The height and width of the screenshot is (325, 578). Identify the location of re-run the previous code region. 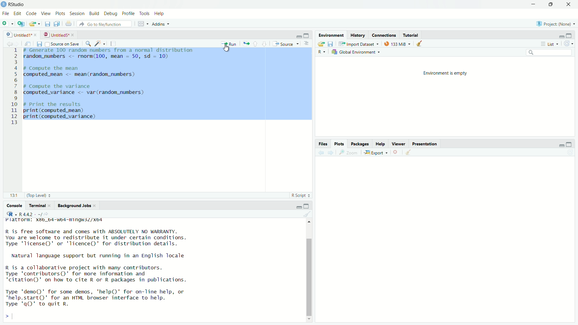
(245, 44).